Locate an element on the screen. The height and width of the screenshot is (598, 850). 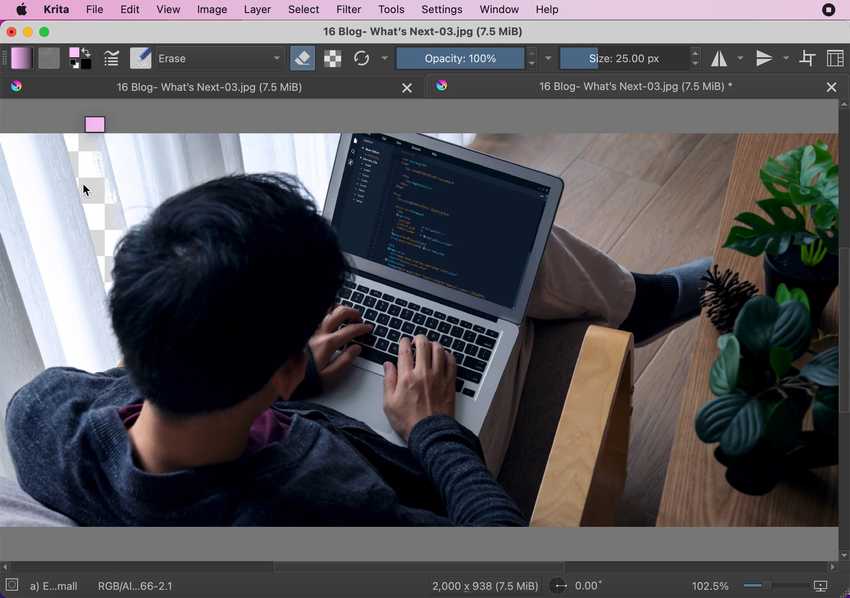
help is located at coordinates (548, 11).